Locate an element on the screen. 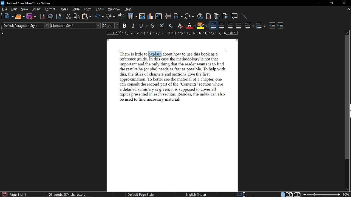 The height and width of the screenshot is (197, 351). open is located at coordinates (19, 17).